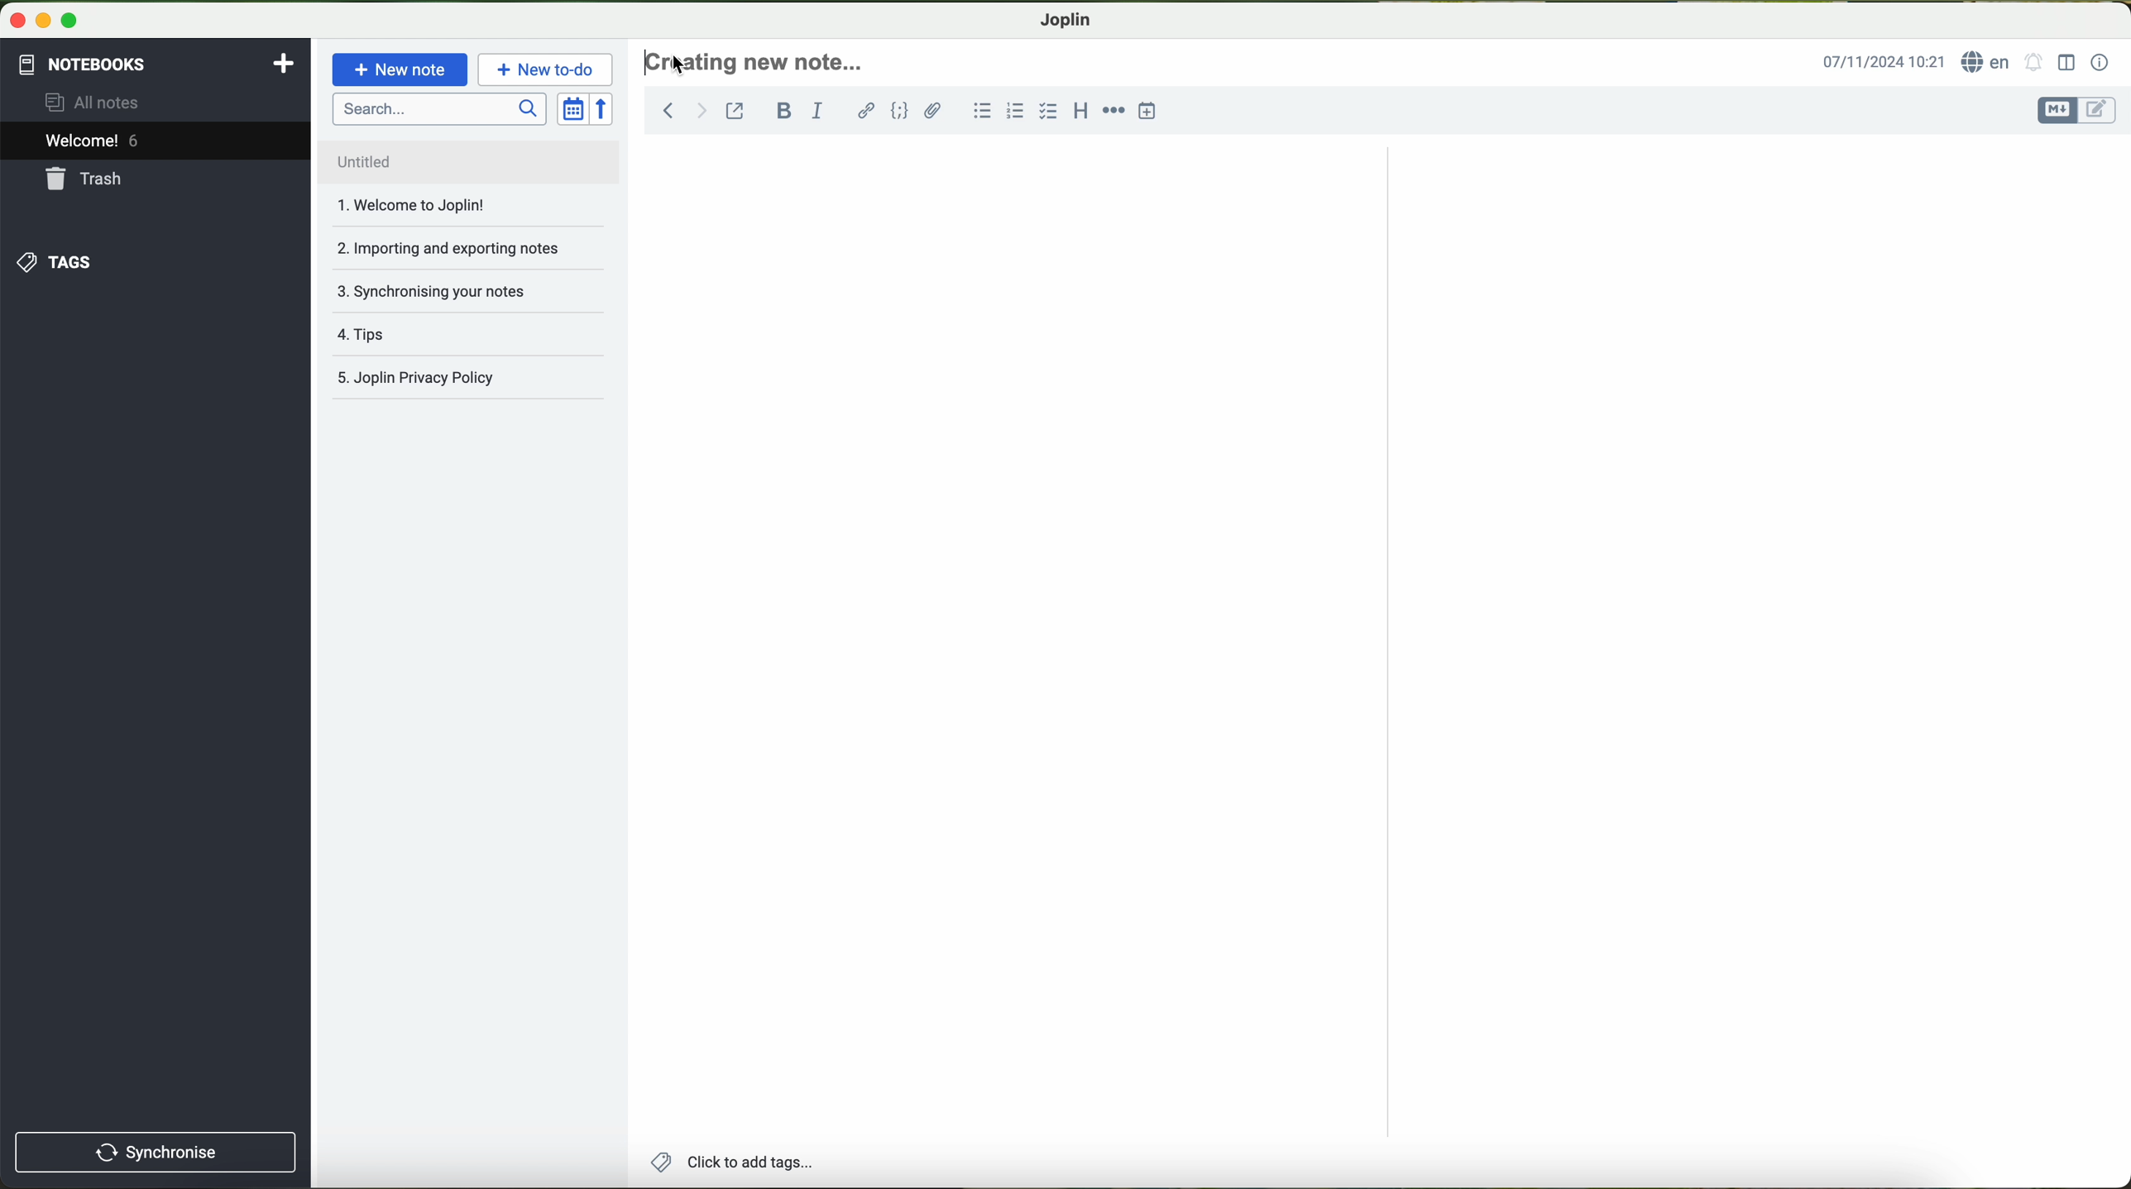  Describe the element at coordinates (603, 108) in the screenshot. I see `reverse sort order` at that location.